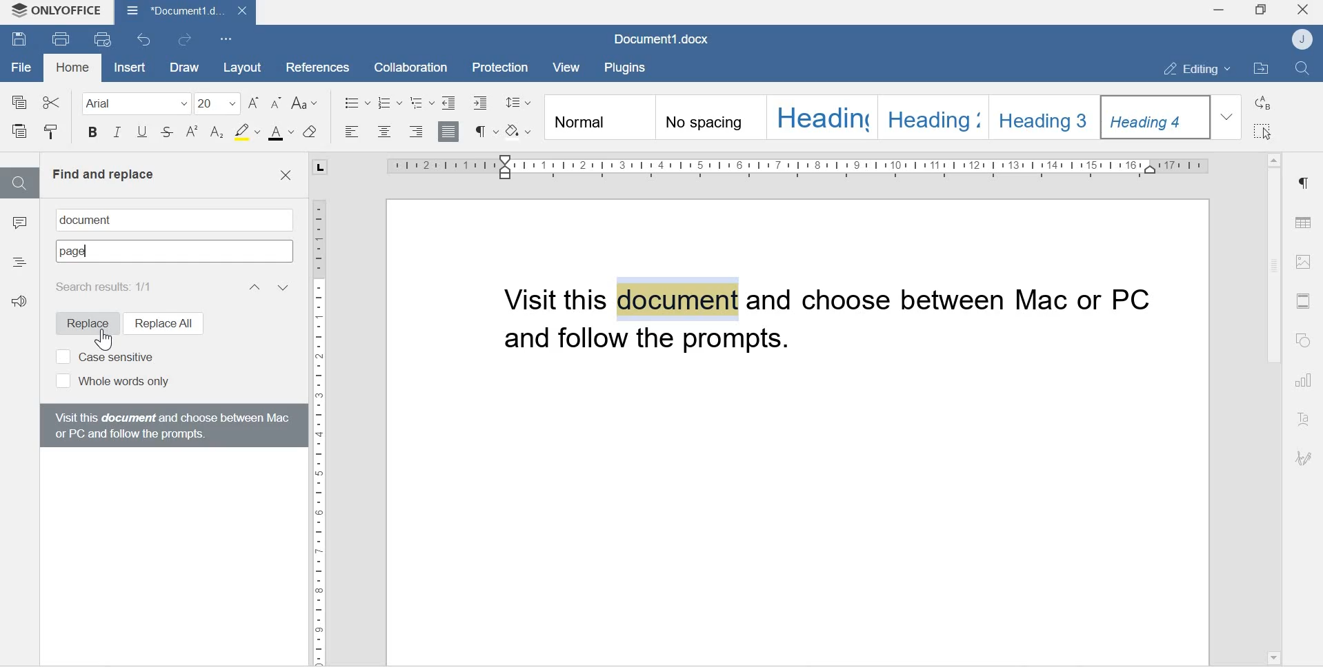  I want to click on Highlight color, so click(246, 131).